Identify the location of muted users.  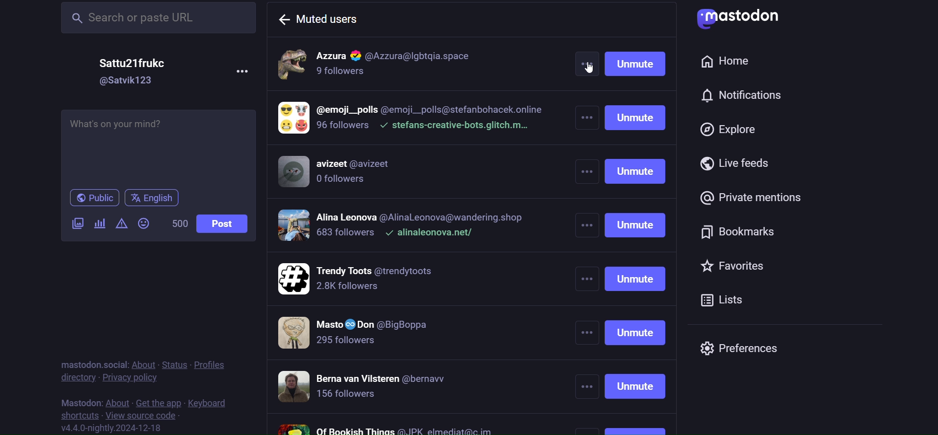
(323, 18).